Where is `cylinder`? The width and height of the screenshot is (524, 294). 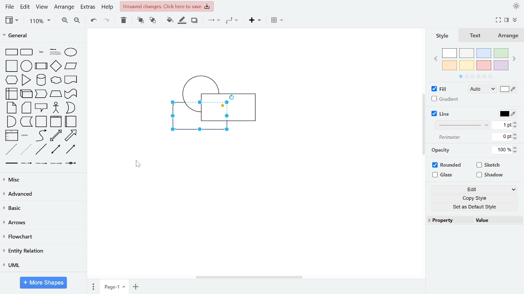
cylinder is located at coordinates (41, 80).